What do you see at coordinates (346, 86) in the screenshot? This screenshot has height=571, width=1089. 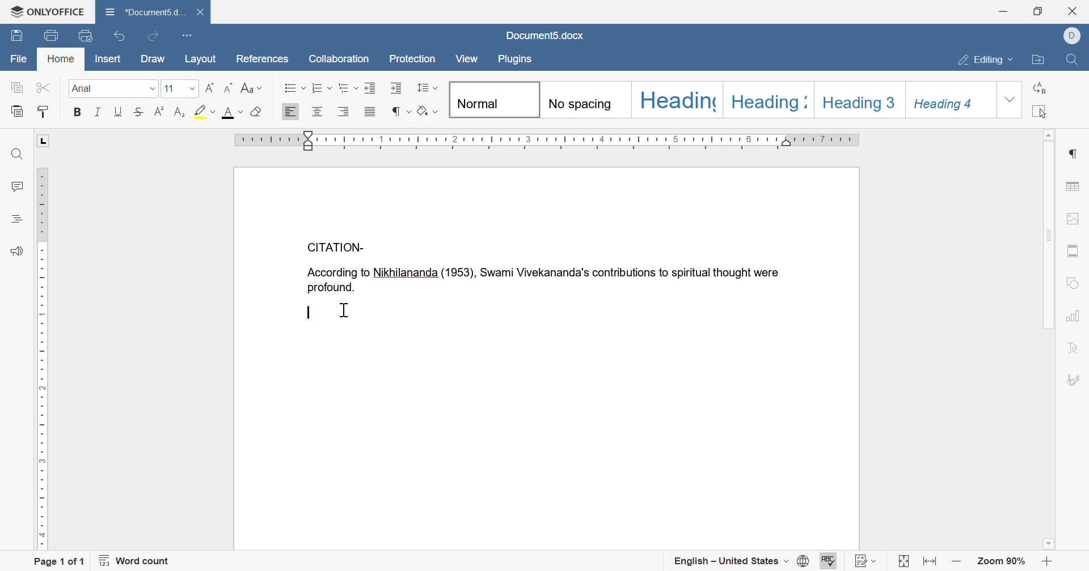 I see `multilevel list` at bounding box center [346, 86].